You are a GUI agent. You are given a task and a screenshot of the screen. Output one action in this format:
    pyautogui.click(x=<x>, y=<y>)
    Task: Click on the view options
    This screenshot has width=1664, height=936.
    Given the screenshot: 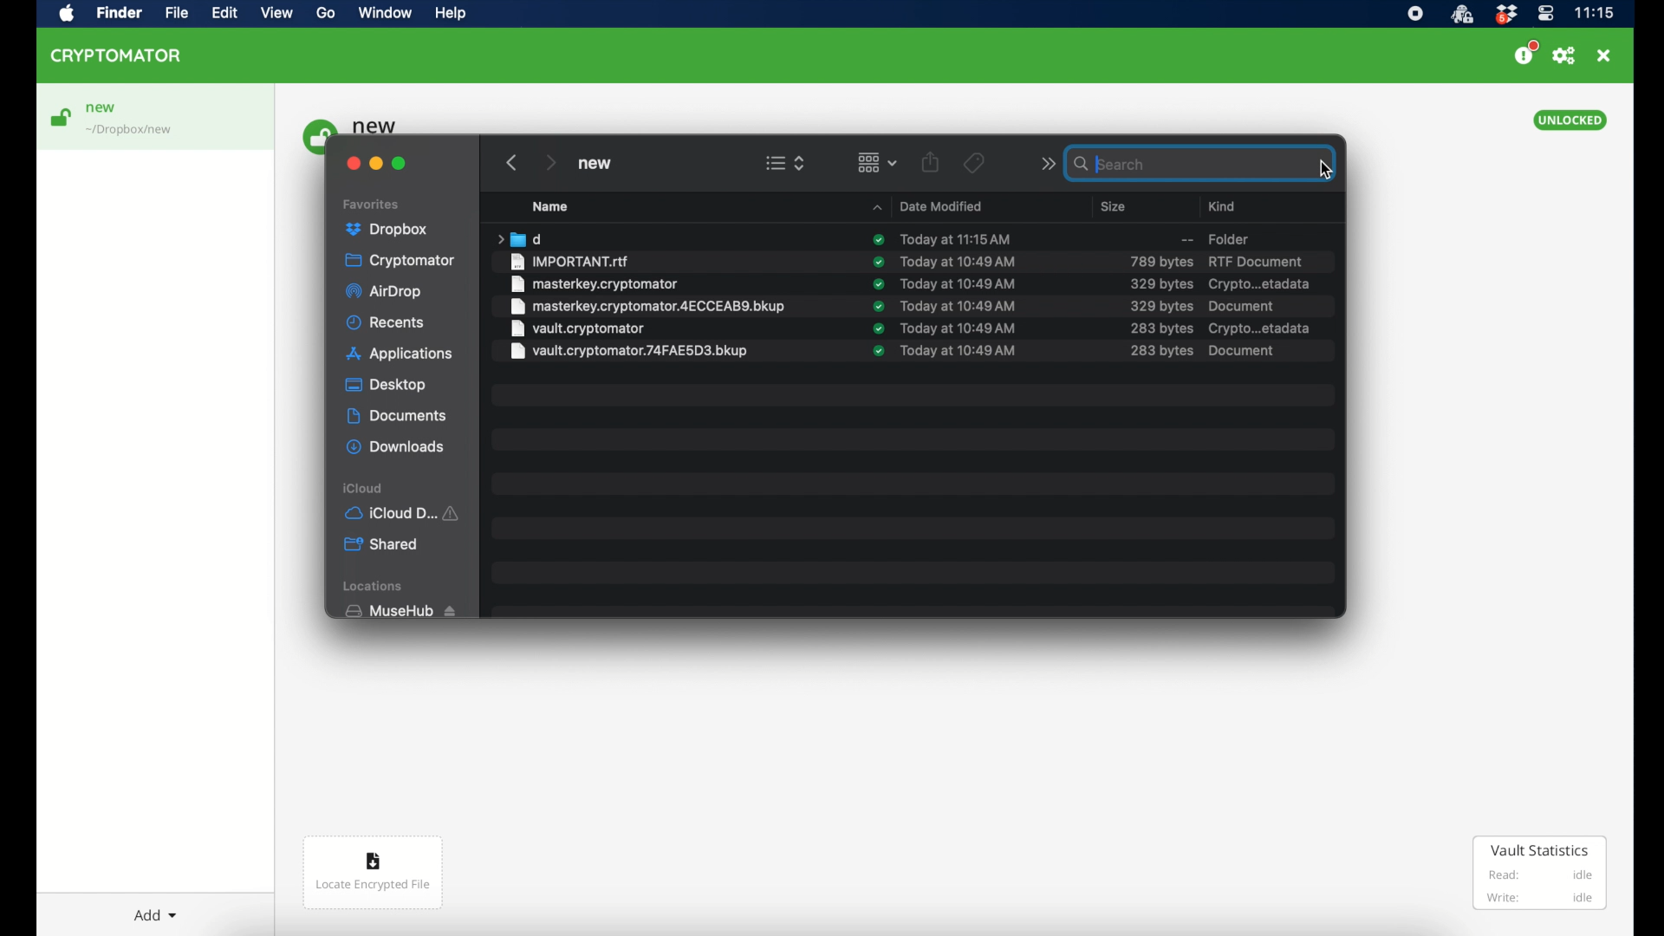 What is the action you would take?
    pyautogui.click(x=783, y=161)
    